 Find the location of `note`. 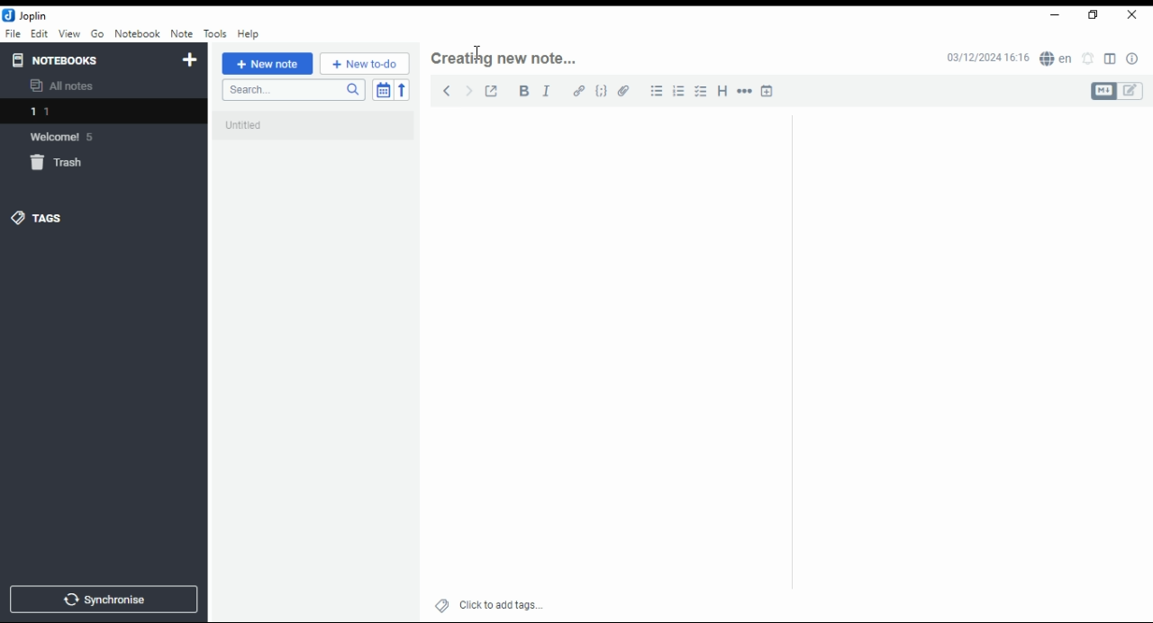

note is located at coordinates (181, 33).